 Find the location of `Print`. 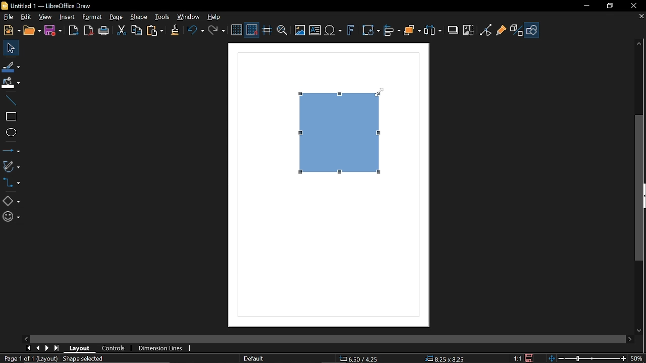

Print is located at coordinates (104, 31).